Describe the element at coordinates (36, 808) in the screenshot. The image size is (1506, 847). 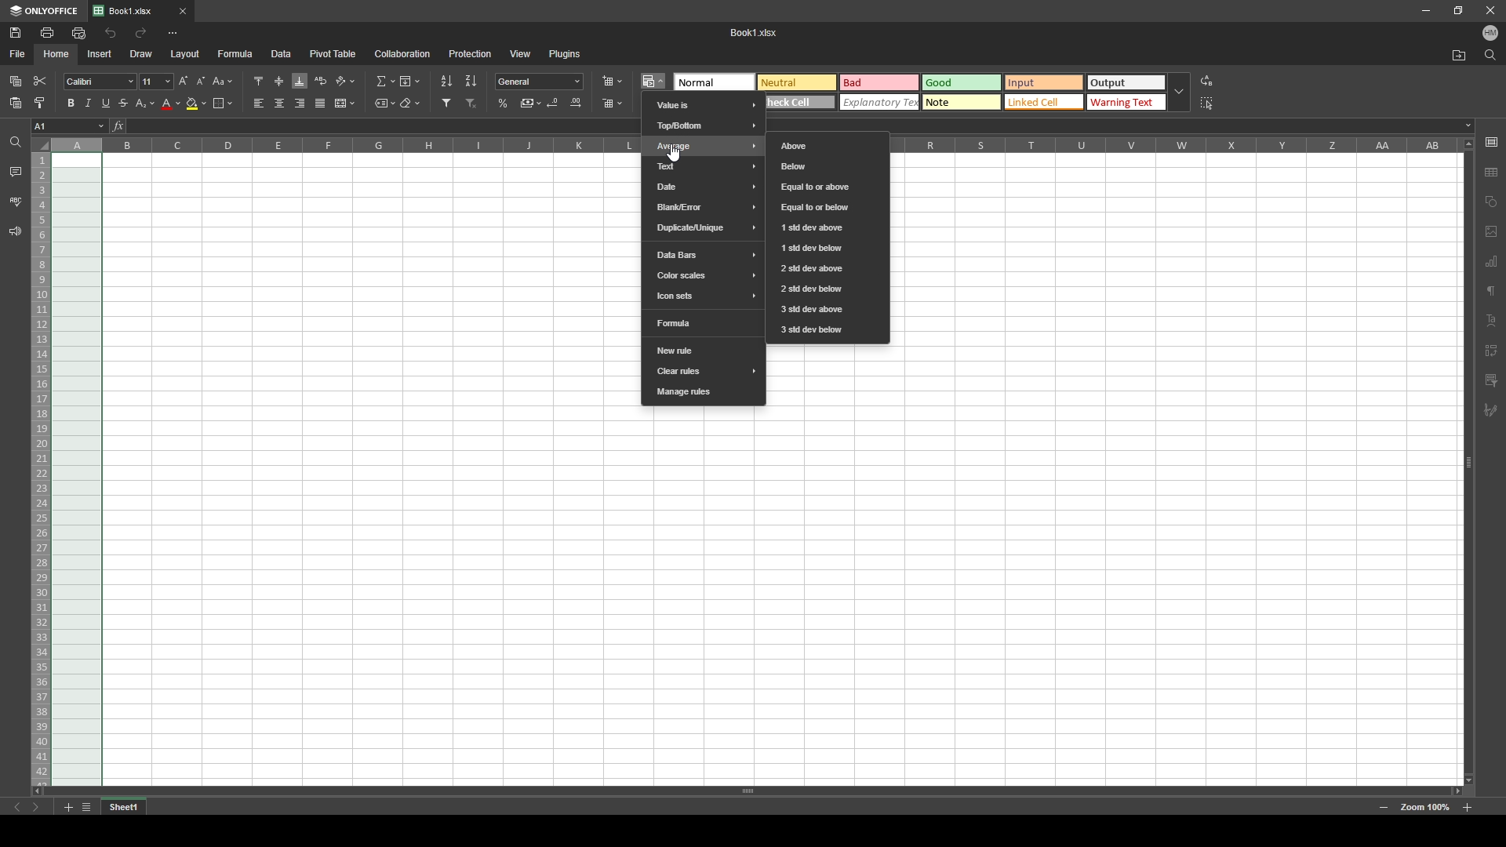
I see `next` at that location.